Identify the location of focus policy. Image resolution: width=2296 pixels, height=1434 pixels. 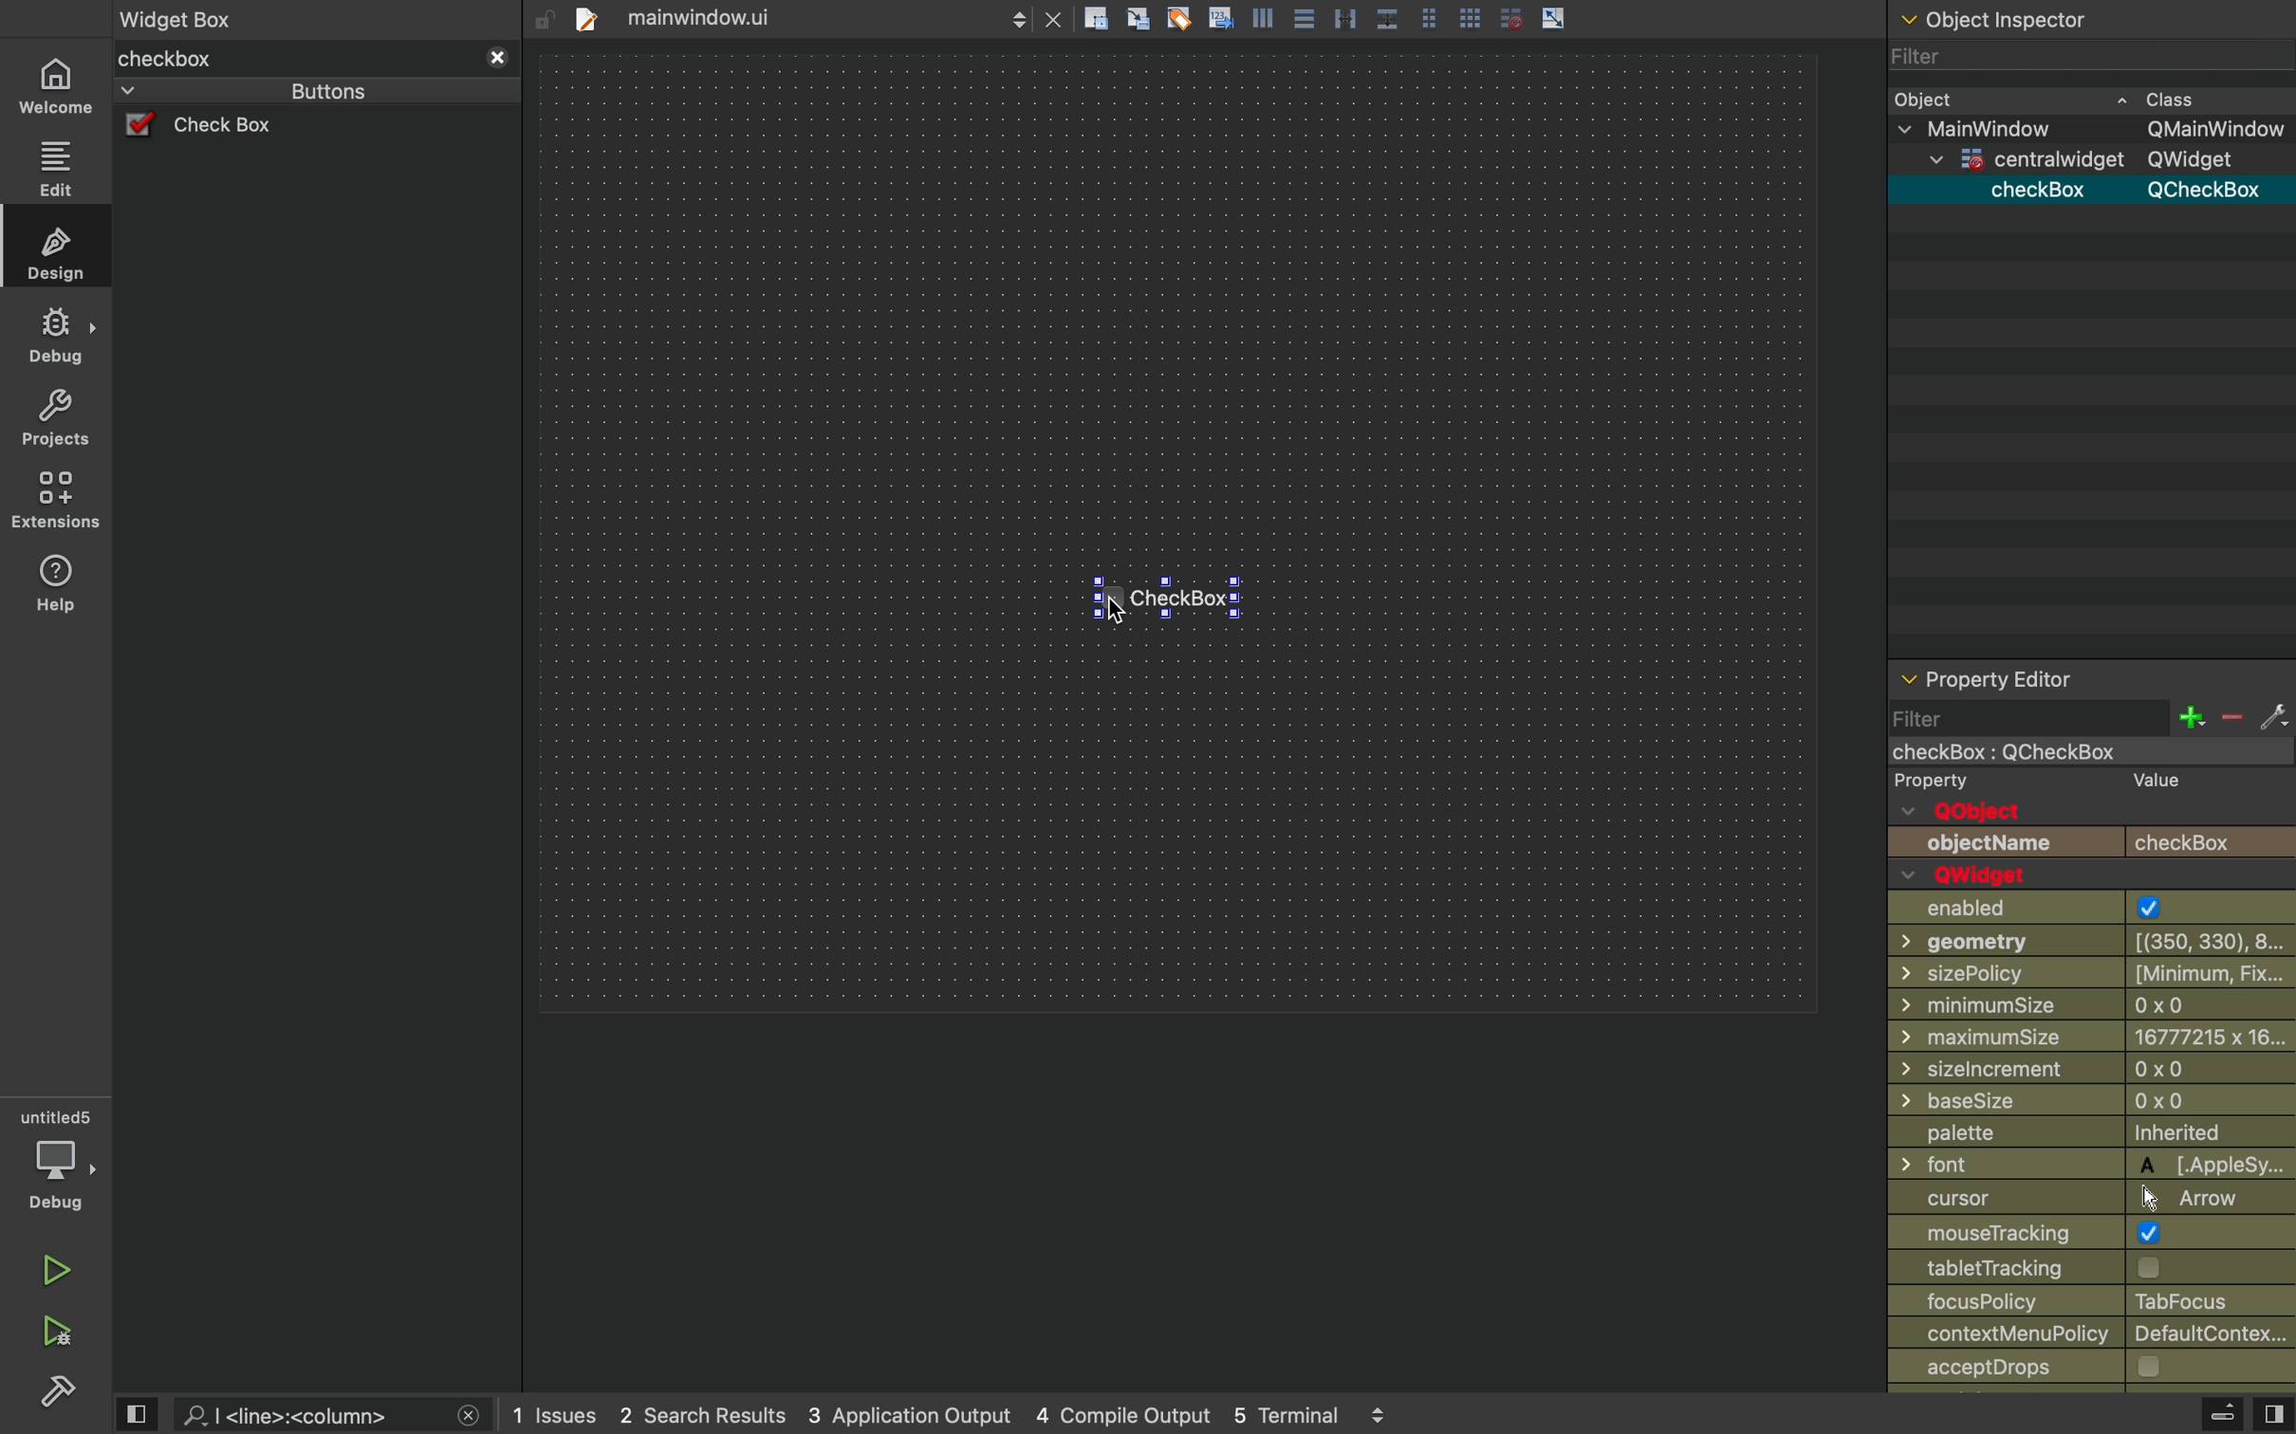
(2081, 1301).